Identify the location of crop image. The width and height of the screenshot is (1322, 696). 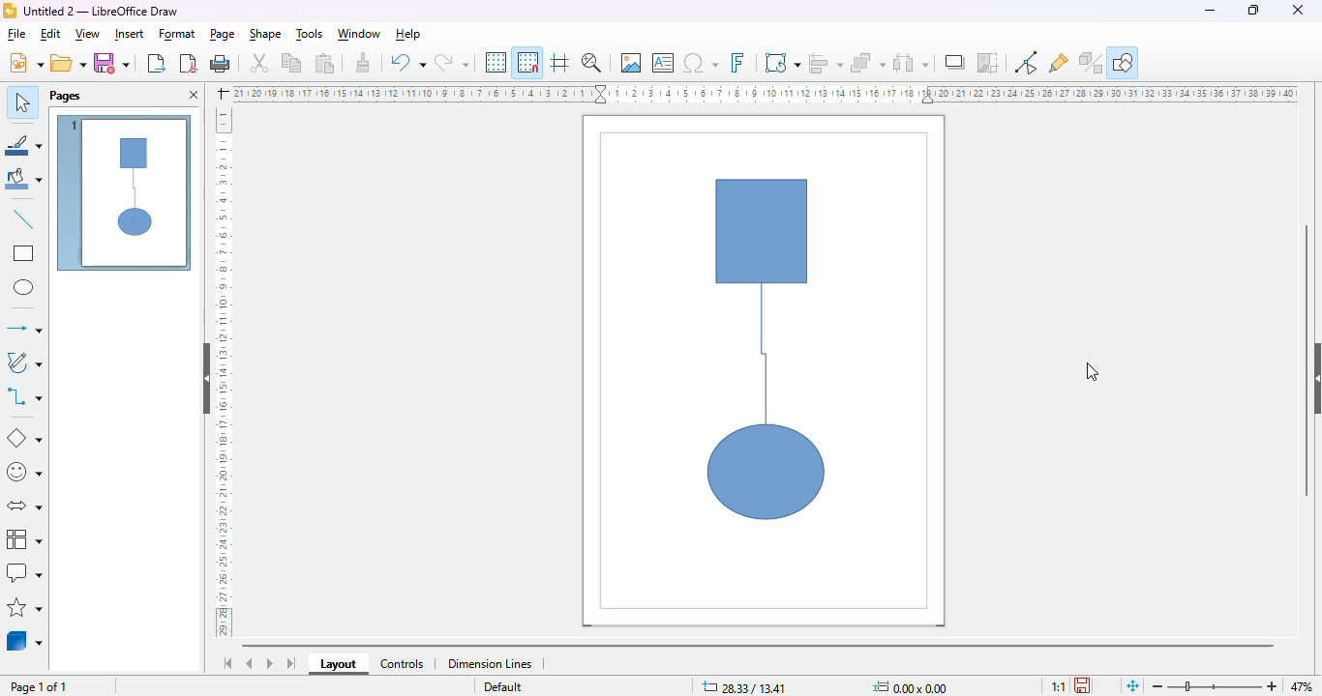
(987, 63).